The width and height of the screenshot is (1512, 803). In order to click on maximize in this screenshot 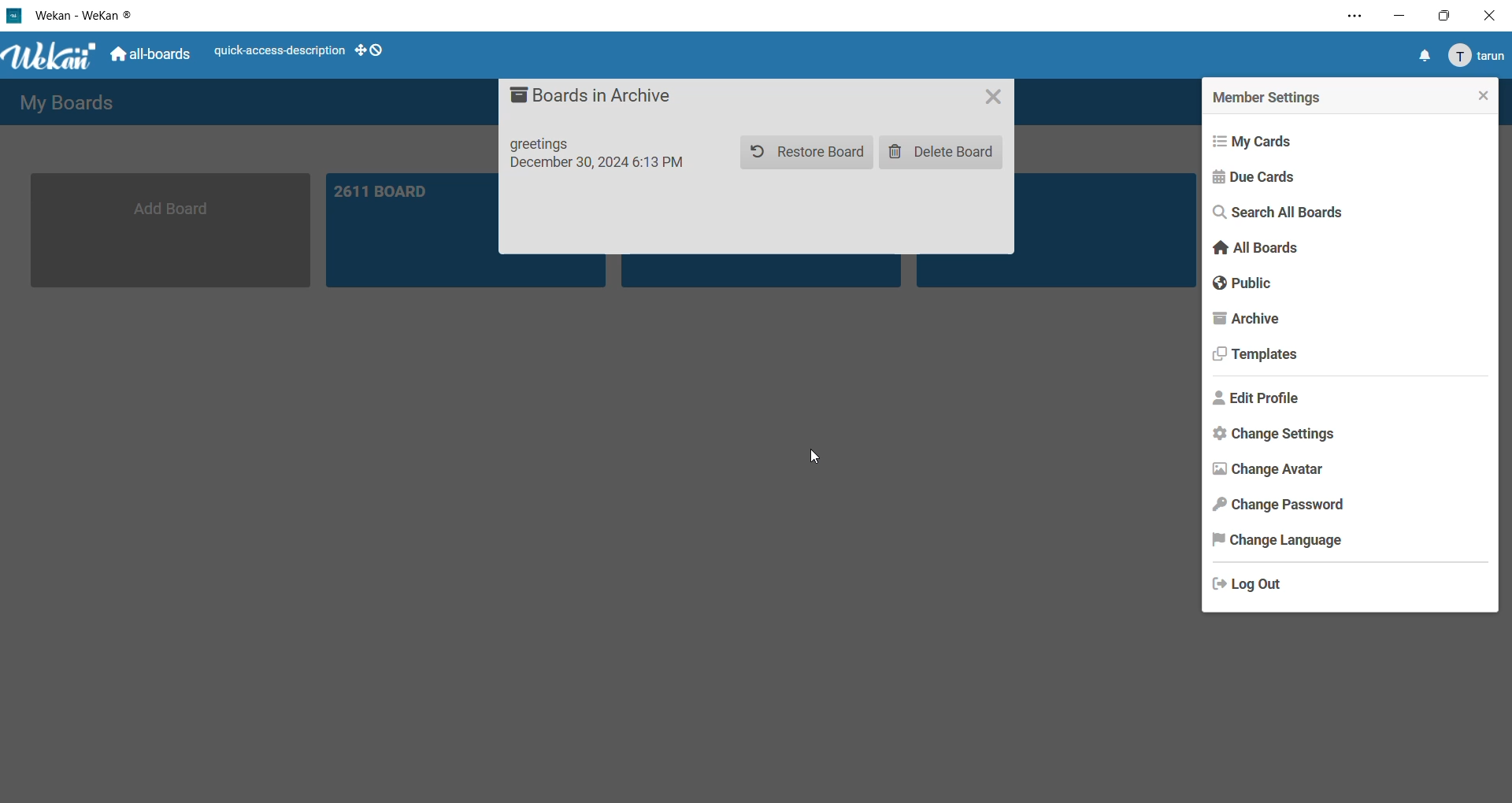, I will do `click(1450, 16)`.